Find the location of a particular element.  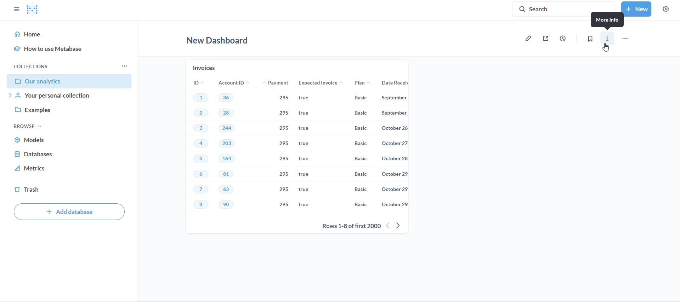

how to use metabase is located at coordinates (56, 47).